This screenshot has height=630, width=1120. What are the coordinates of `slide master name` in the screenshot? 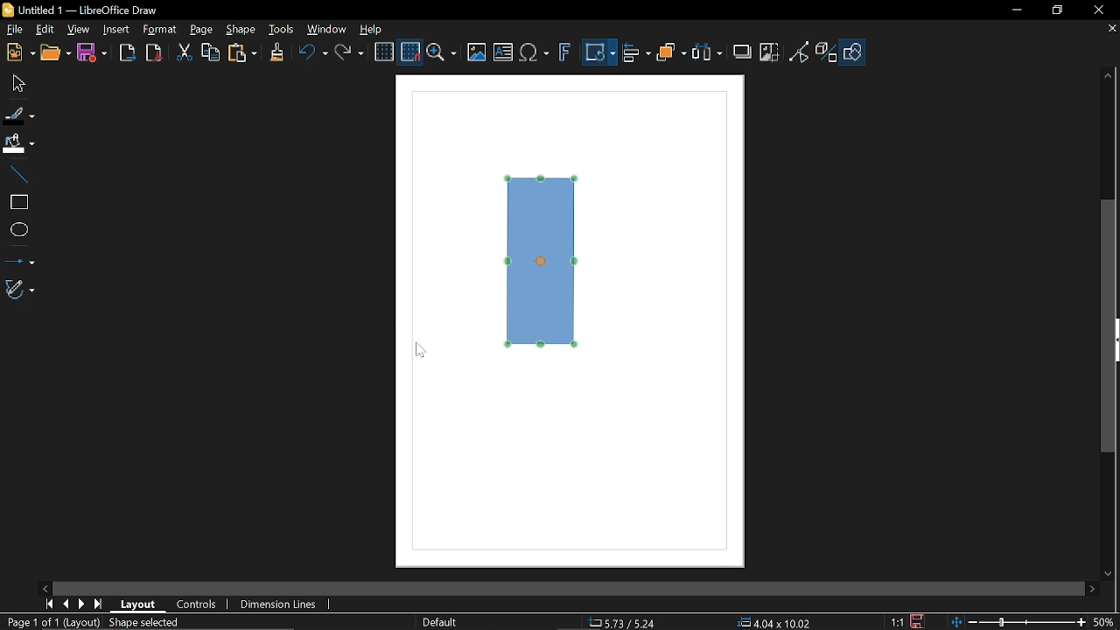 It's located at (441, 621).